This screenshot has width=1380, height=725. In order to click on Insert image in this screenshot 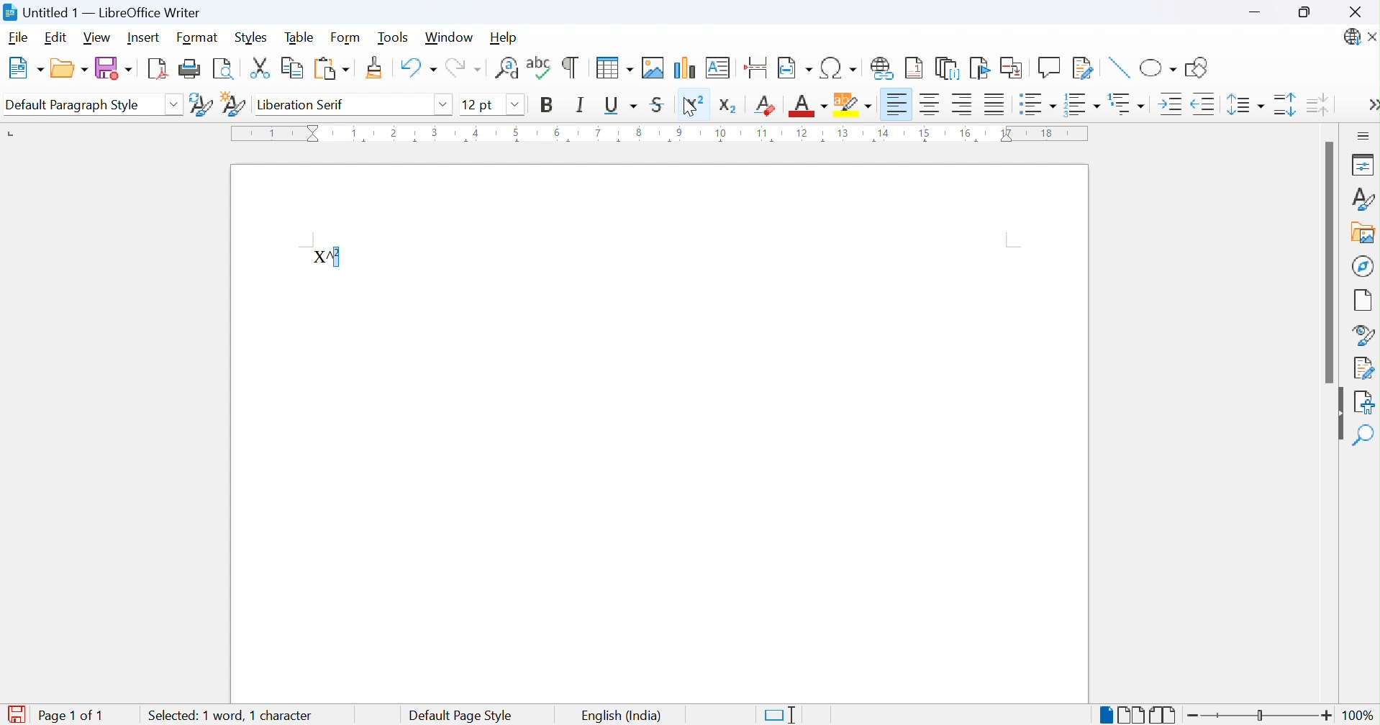, I will do `click(655, 67)`.